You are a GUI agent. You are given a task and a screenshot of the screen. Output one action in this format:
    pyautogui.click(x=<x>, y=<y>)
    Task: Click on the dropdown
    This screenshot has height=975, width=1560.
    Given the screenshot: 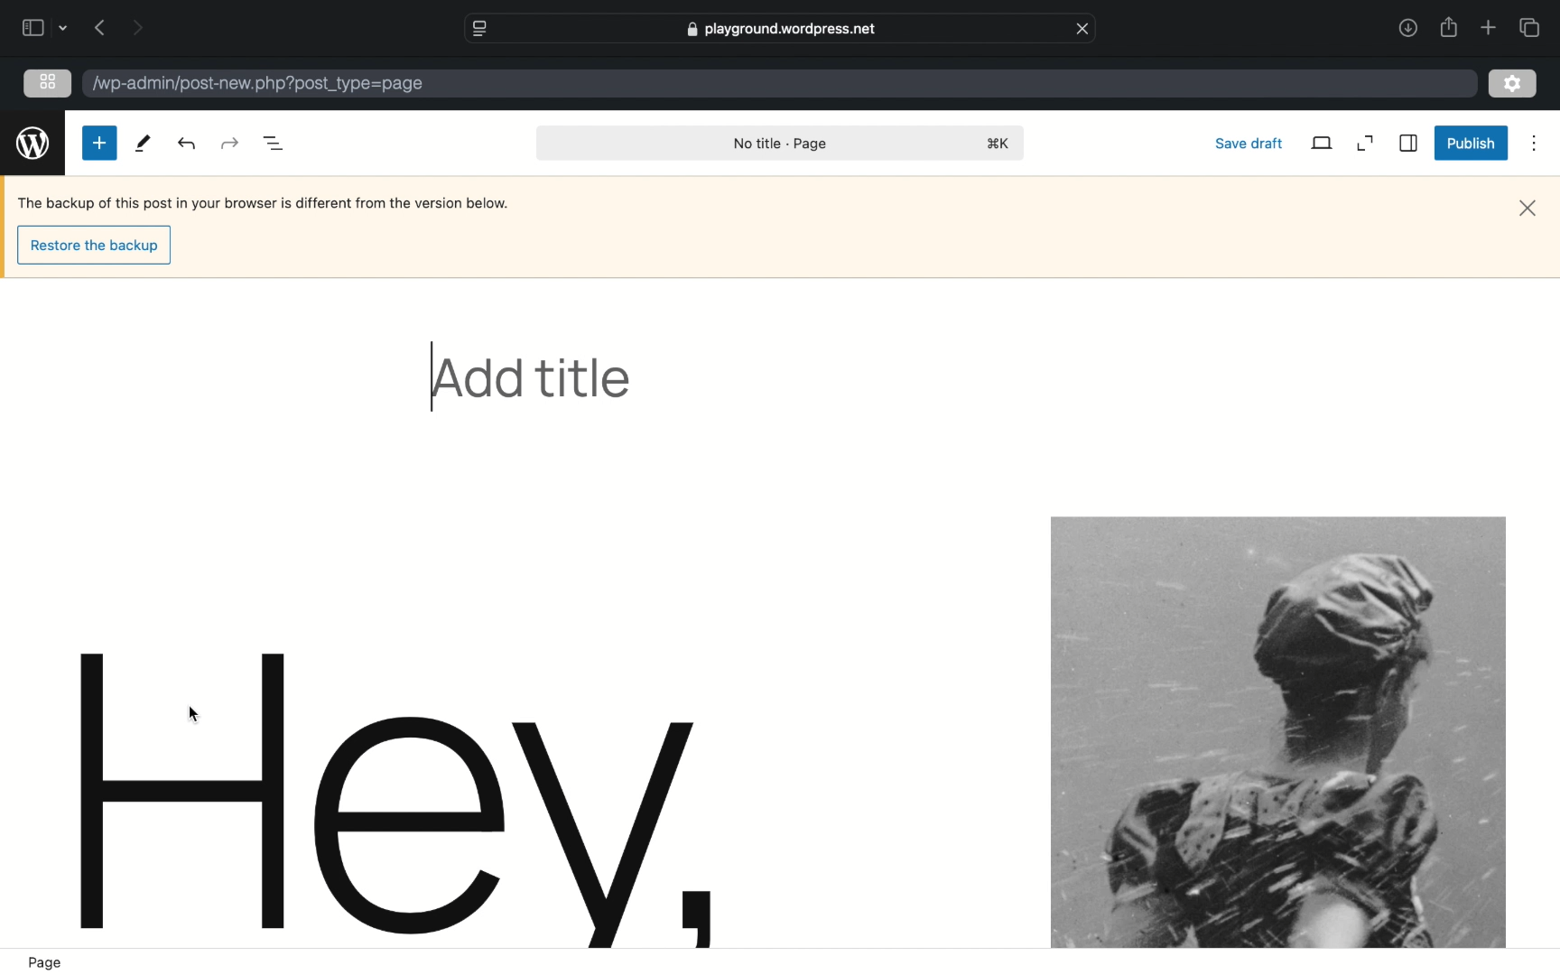 What is the action you would take?
    pyautogui.click(x=63, y=27)
    